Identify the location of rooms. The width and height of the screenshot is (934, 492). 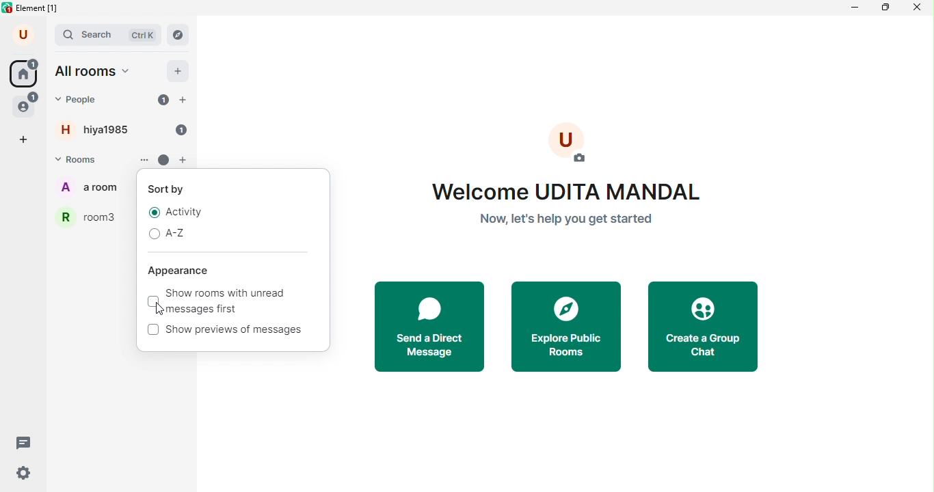
(82, 159).